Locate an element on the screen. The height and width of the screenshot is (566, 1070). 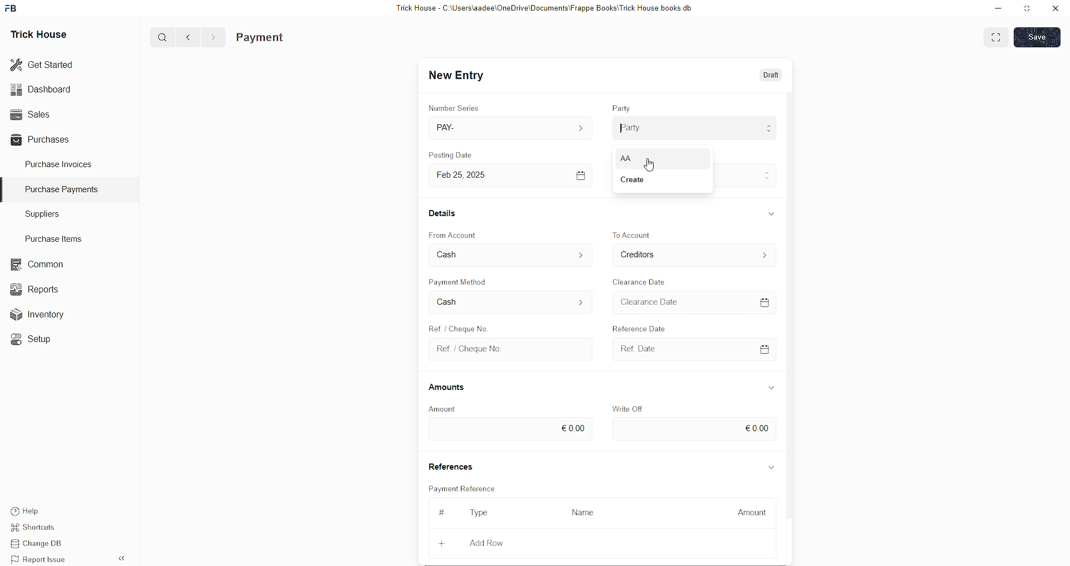
Draft is located at coordinates (772, 76).